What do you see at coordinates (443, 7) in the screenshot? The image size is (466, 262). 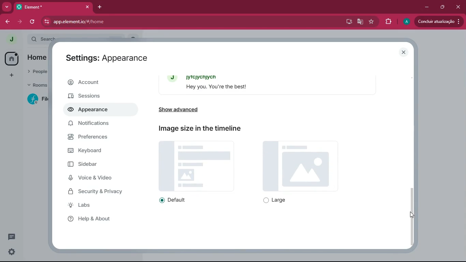 I see `maximize` at bounding box center [443, 7].